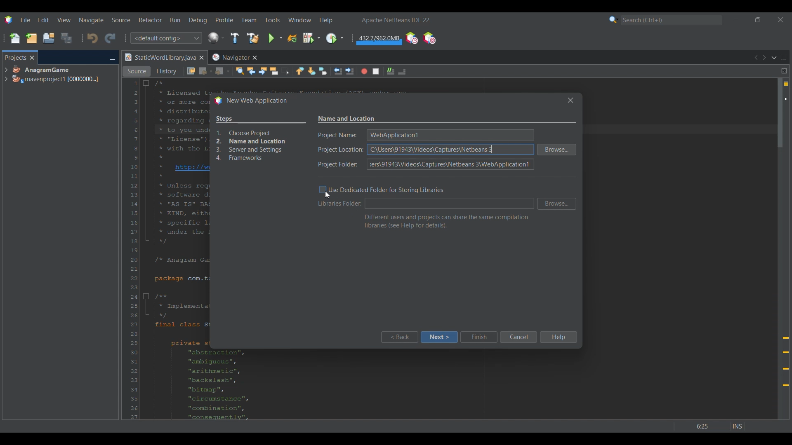 Image resolution: width=792 pixels, height=445 pixels. Describe the element at coordinates (478, 337) in the screenshot. I see `Finish` at that location.